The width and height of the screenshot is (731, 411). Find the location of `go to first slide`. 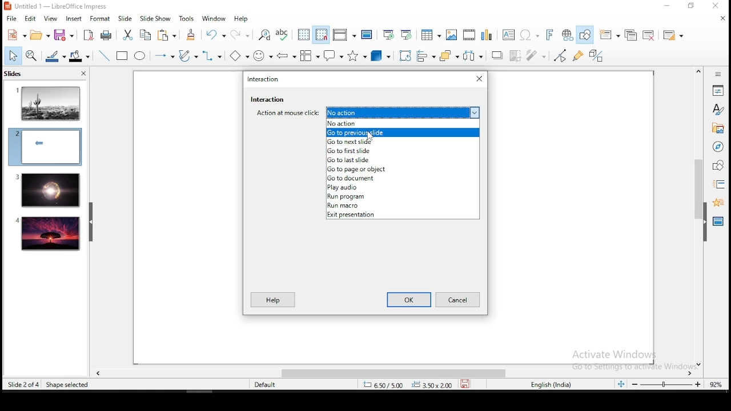

go to first slide is located at coordinates (403, 152).